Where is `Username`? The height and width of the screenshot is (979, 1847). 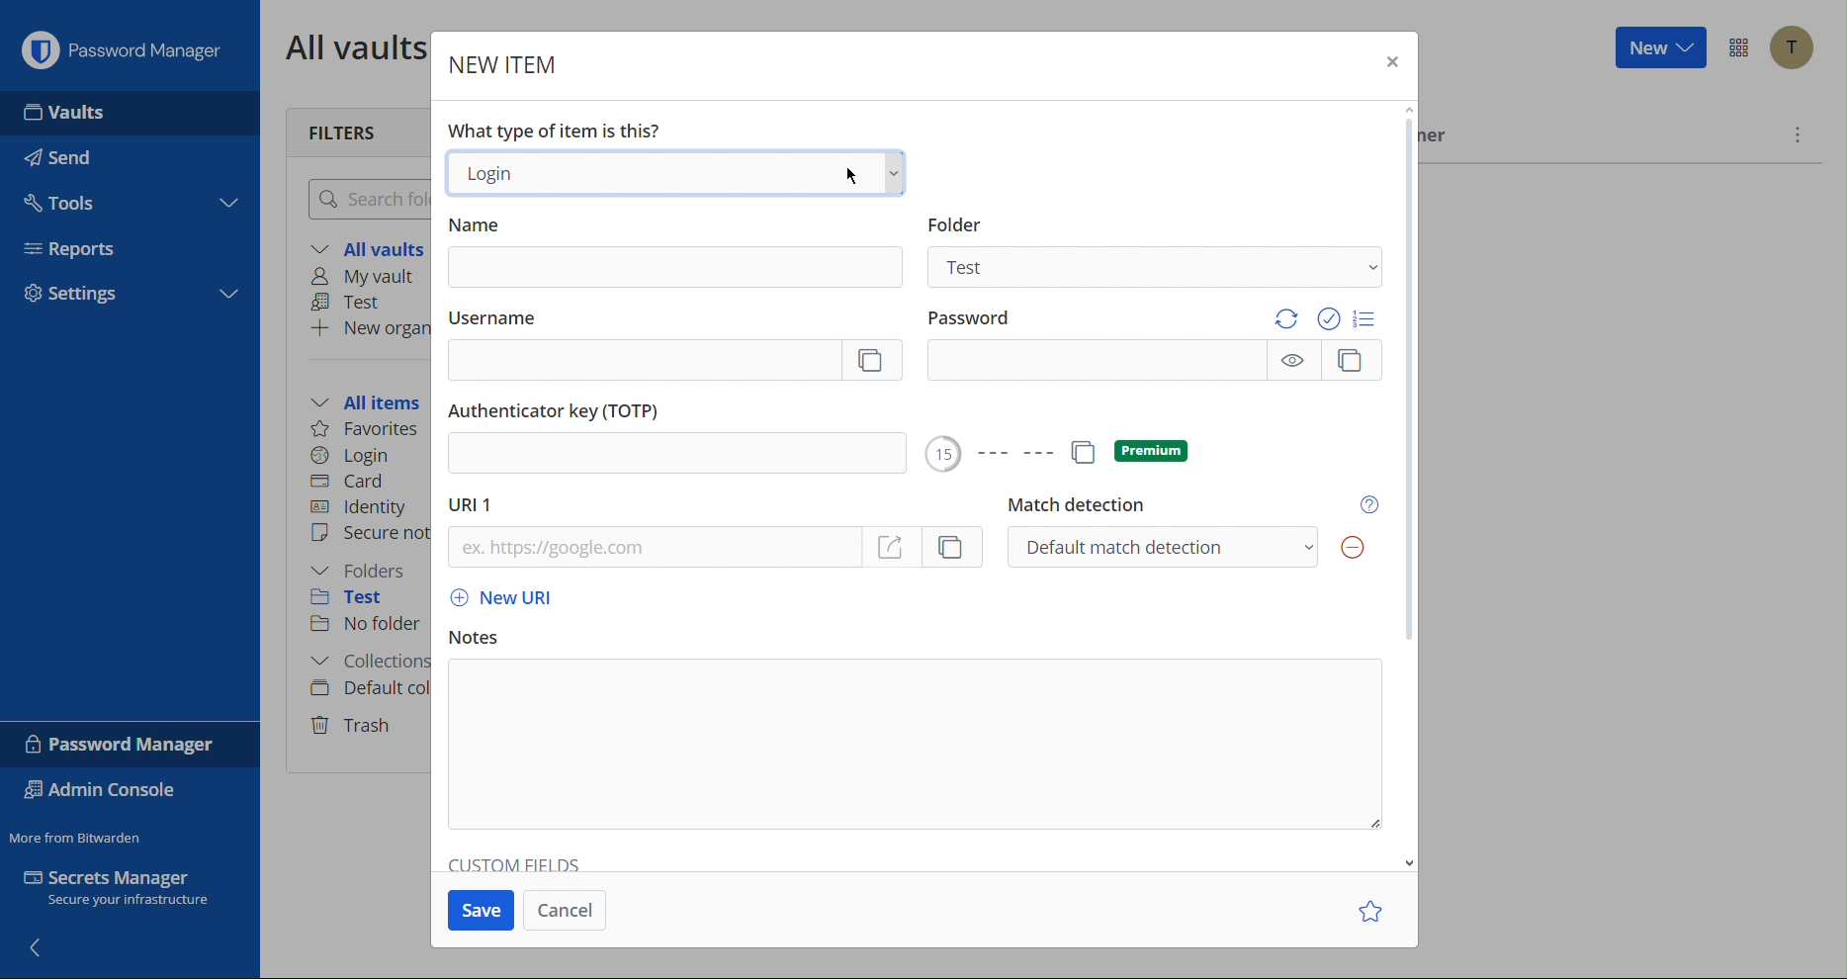 Username is located at coordinates (672, 364).